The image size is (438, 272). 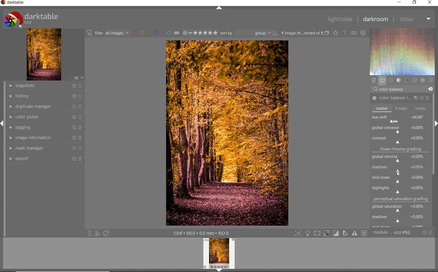 I want to click on expand/collapse, so click(x=218, y=8).